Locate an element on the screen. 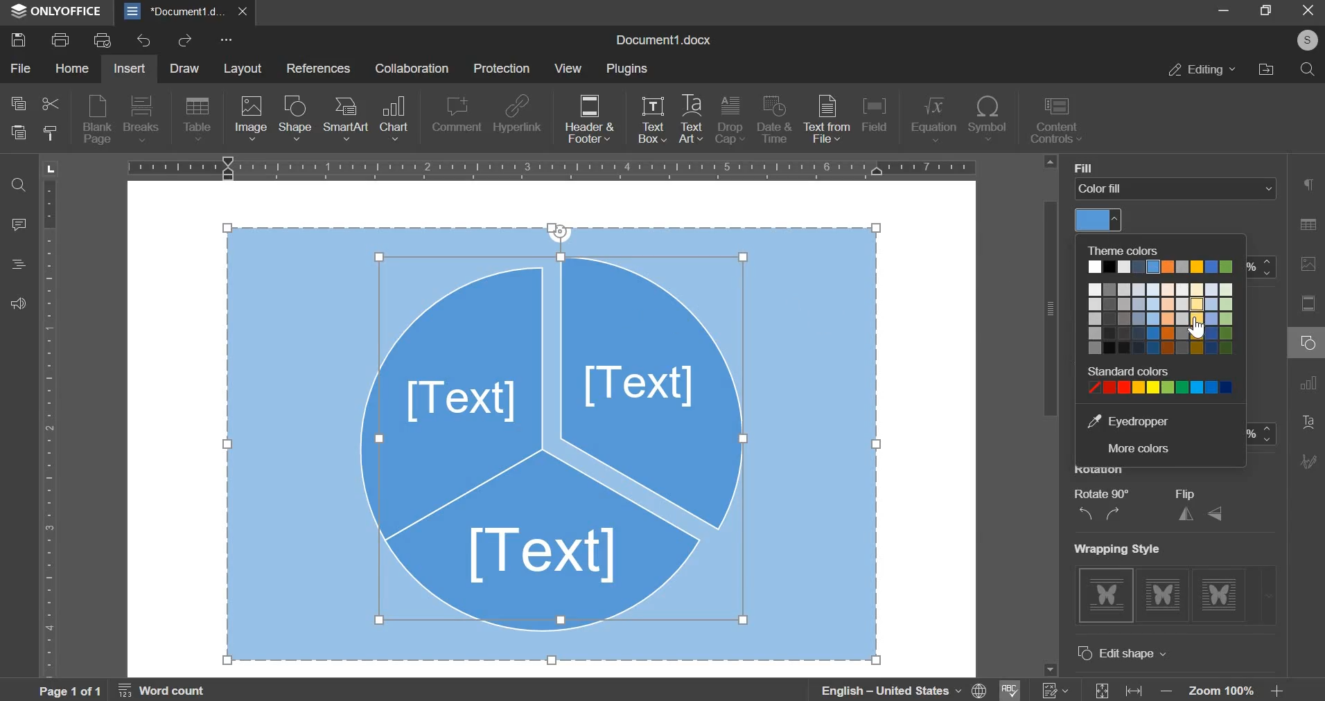  redo is located at coordinates (187, 40).